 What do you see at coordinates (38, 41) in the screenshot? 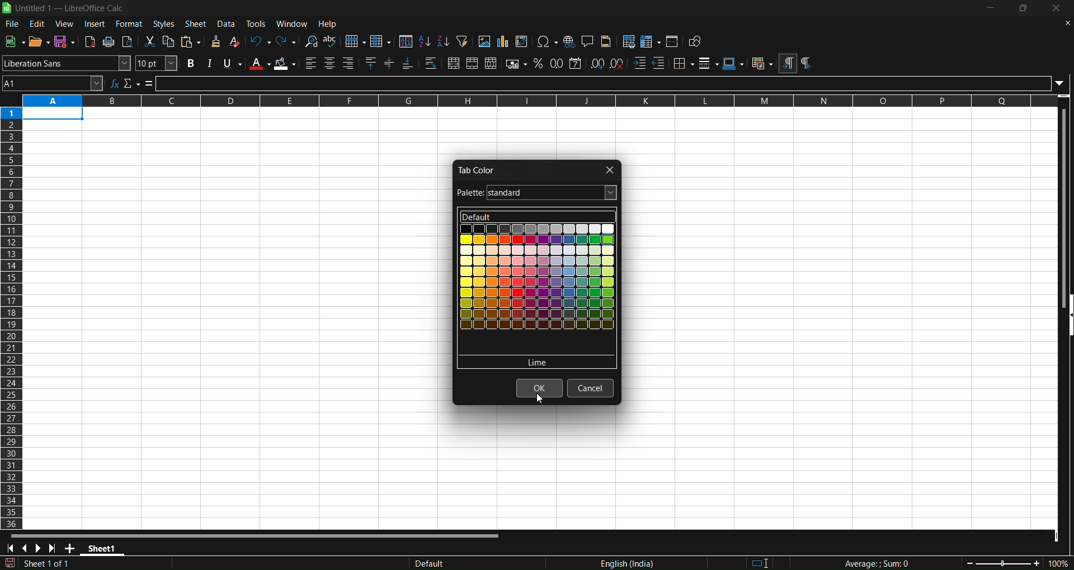
I see `open` at bounding box center [38, 41].